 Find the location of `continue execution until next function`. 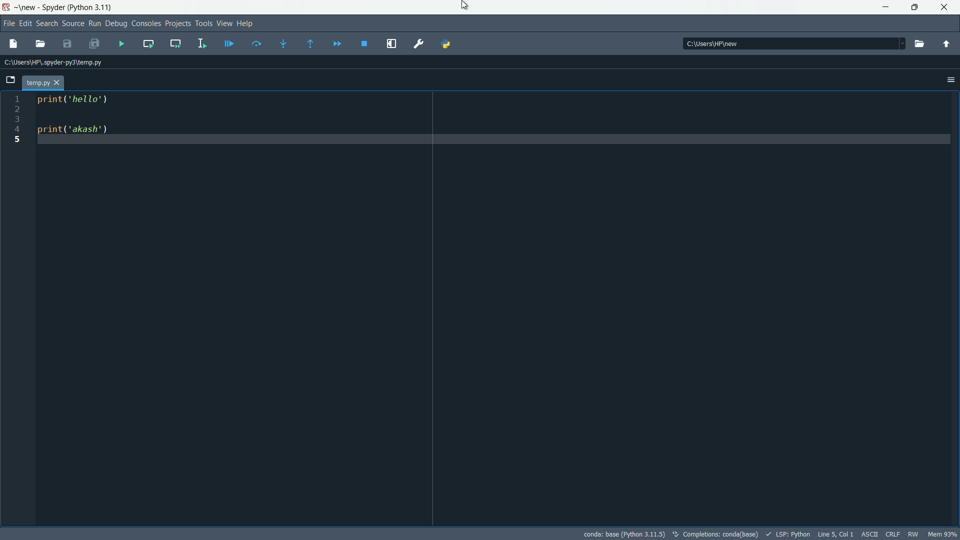

continue execution until next function is located at coordinates (312, 43).